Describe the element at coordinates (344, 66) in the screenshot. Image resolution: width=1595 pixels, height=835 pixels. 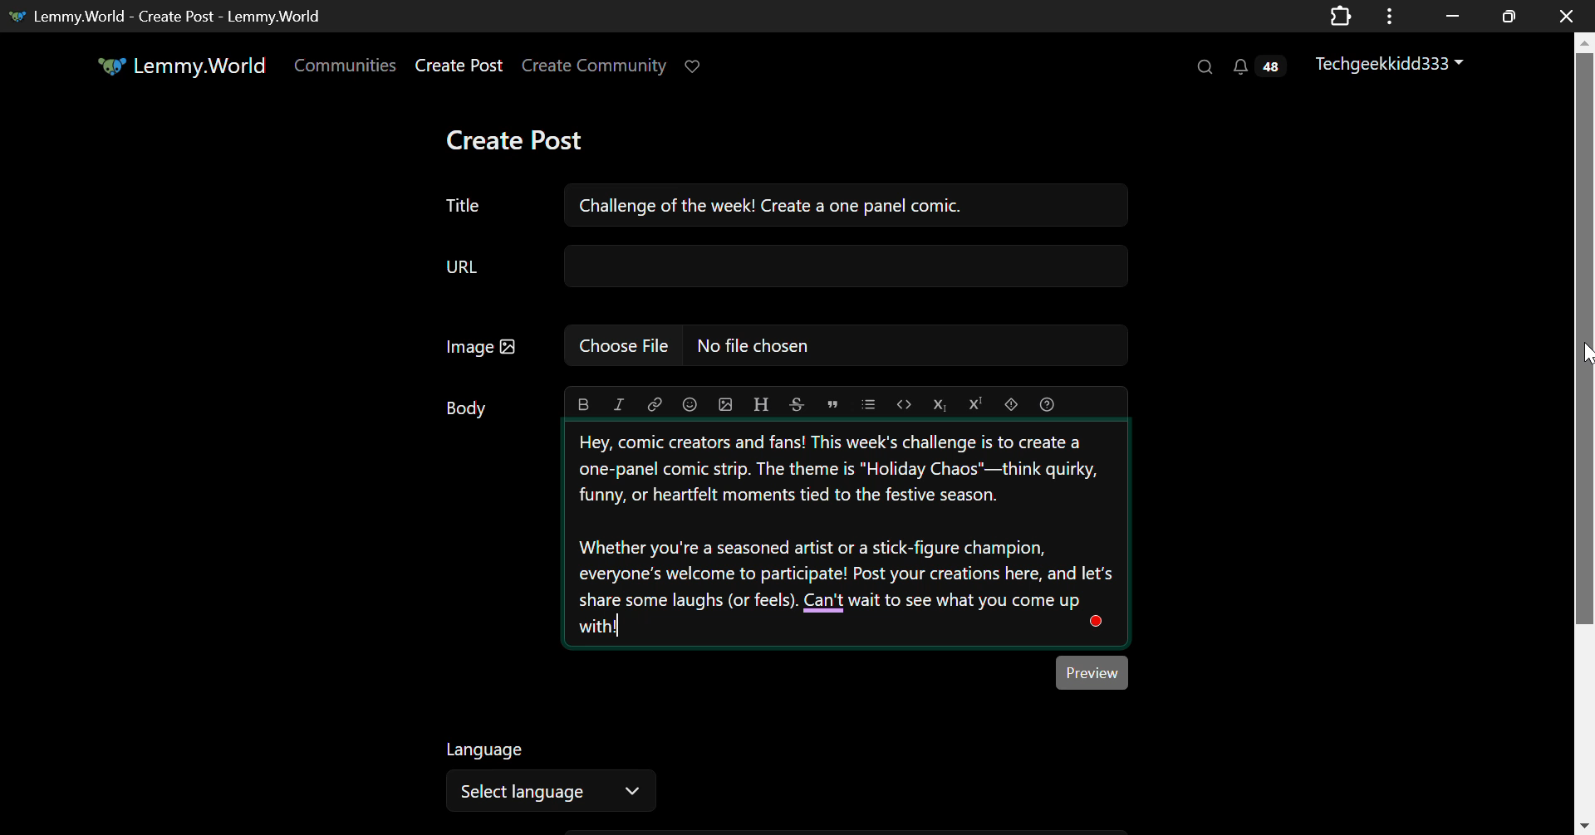
I see `Communities` at that location.